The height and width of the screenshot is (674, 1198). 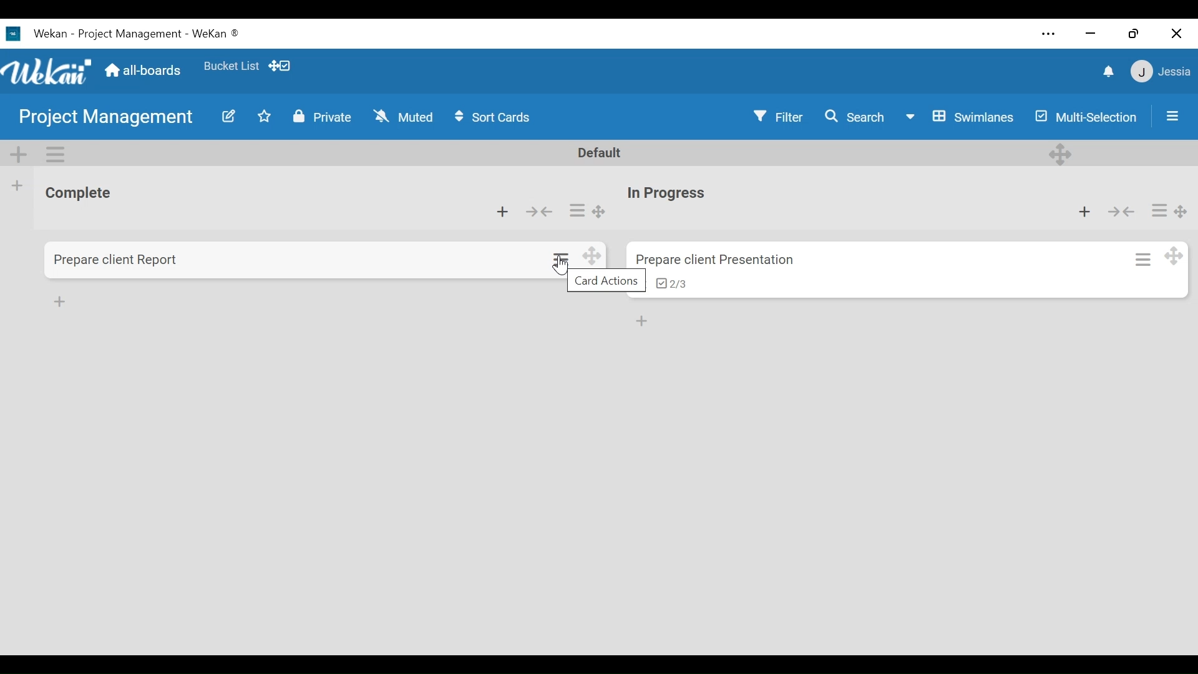 I want to click on Add card to top of the list, so click(x=1084, y=212).